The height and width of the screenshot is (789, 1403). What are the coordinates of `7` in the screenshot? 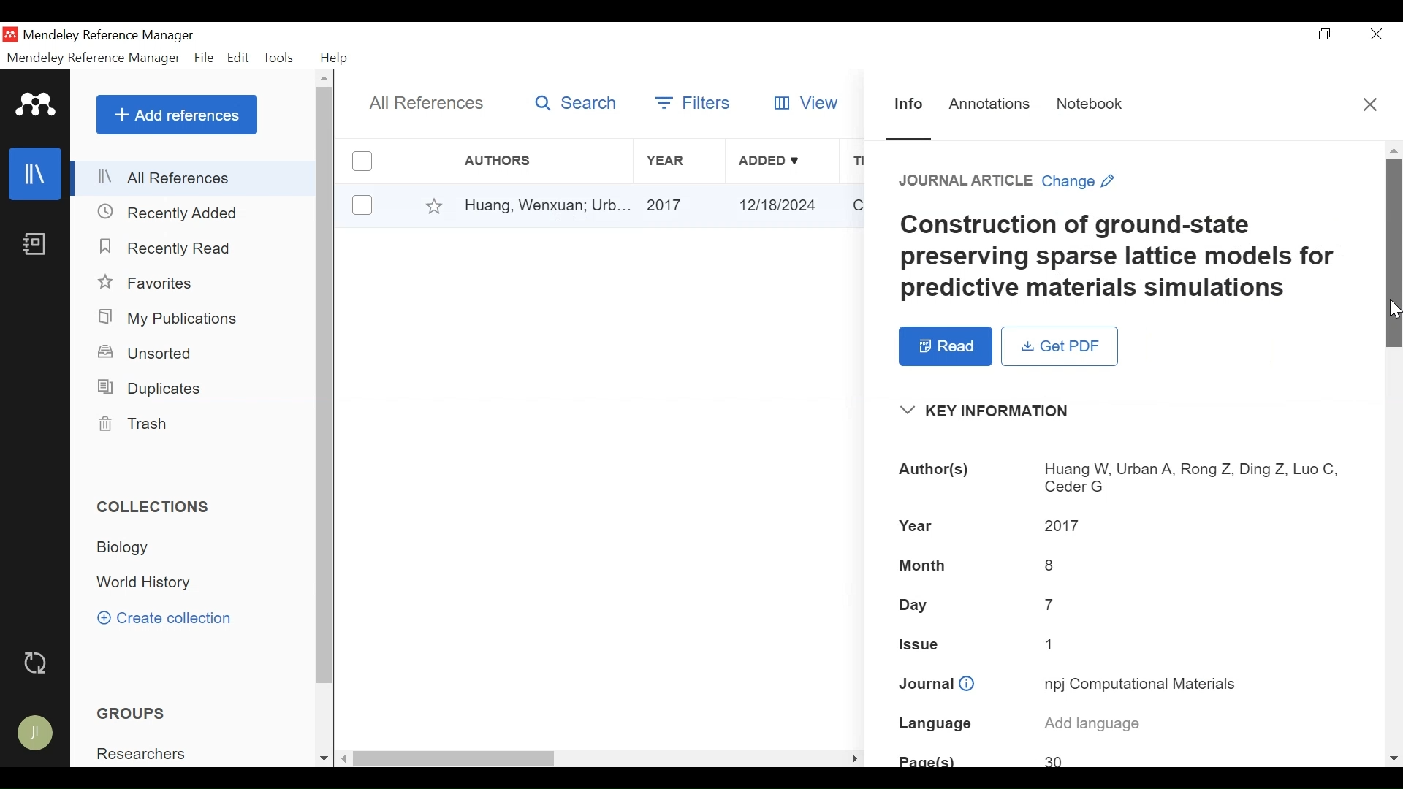 It's located at (1052, 603).